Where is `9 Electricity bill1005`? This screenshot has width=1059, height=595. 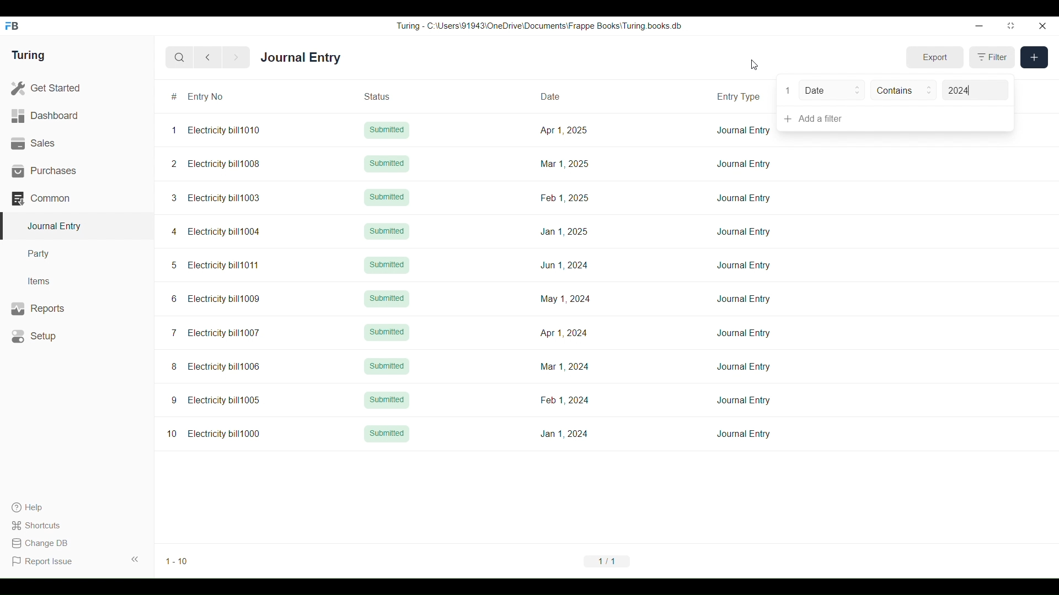
9 Electricity bill1005 is located at coordinates (216, 400).